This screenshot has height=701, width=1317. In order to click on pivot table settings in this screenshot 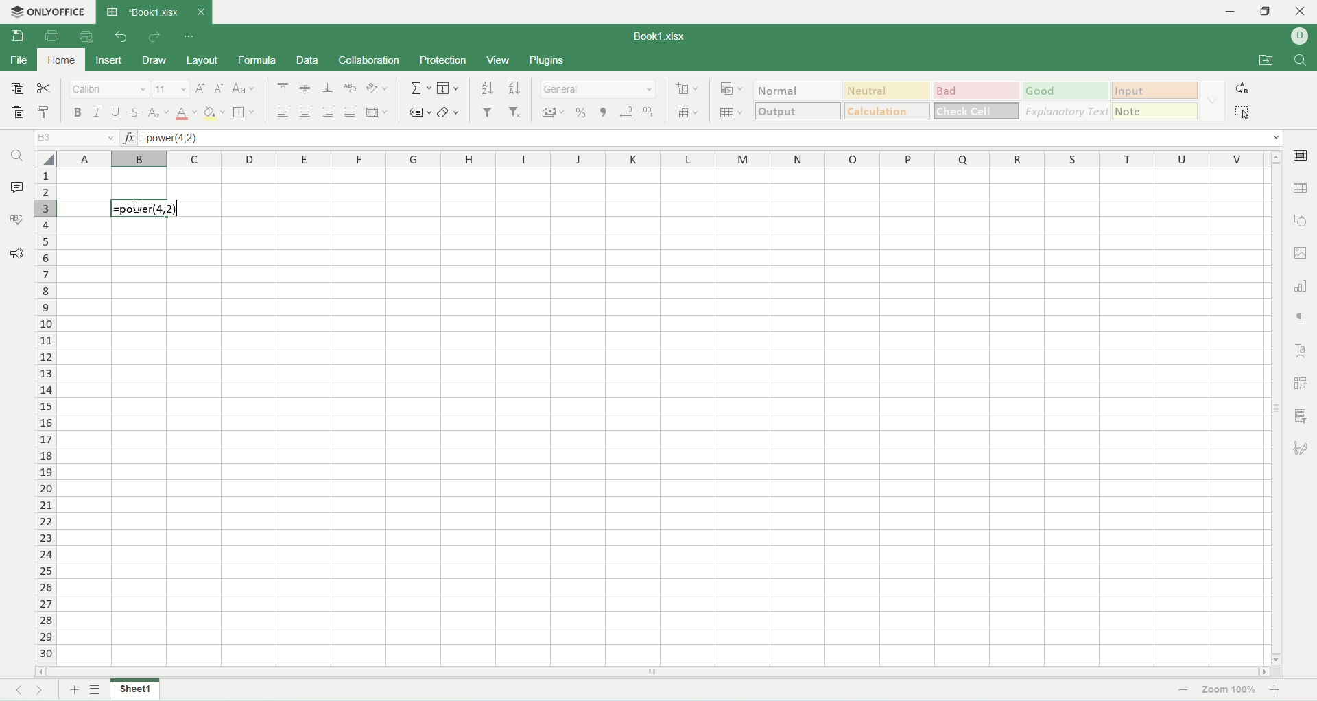, I will do `click(1302, 383)`.